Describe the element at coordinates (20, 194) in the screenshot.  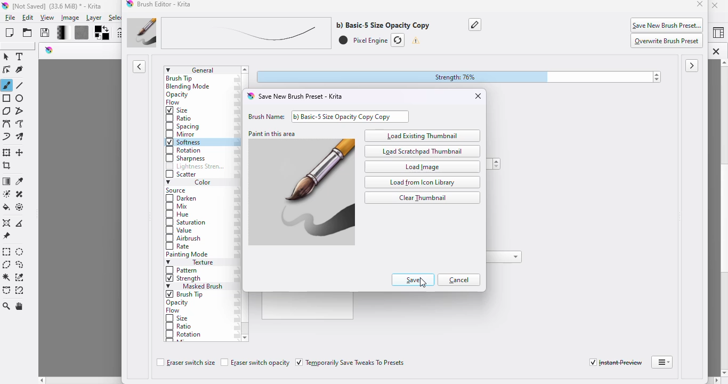
I see `smart patch tool` at that location.